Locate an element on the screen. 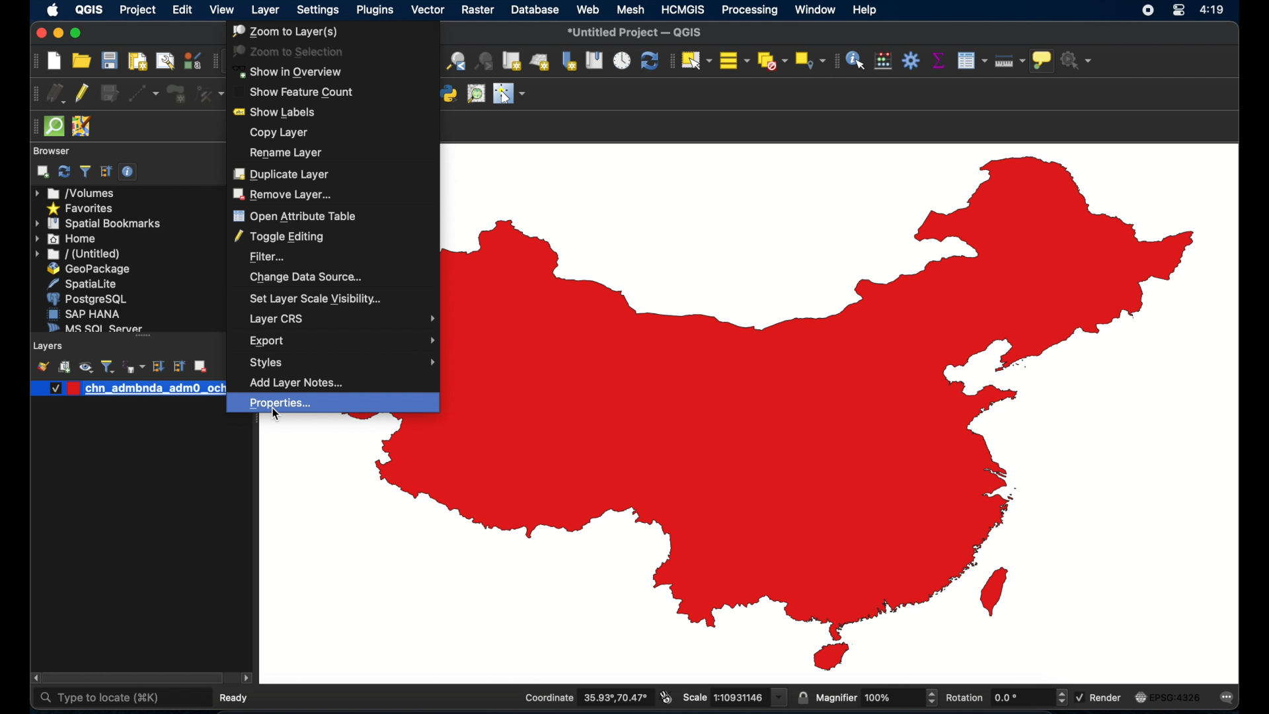  scroll left arrow is located at coordinates (247, 678).